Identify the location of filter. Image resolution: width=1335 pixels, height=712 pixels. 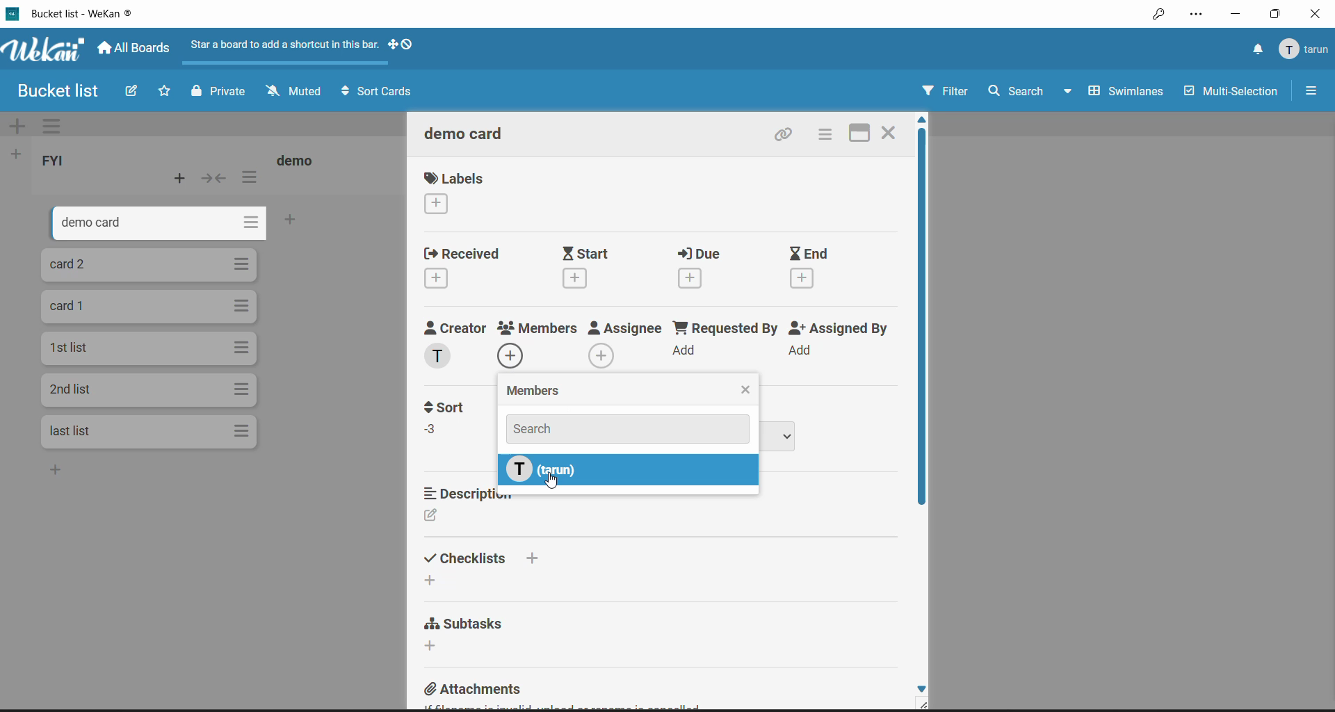
(944, 90).